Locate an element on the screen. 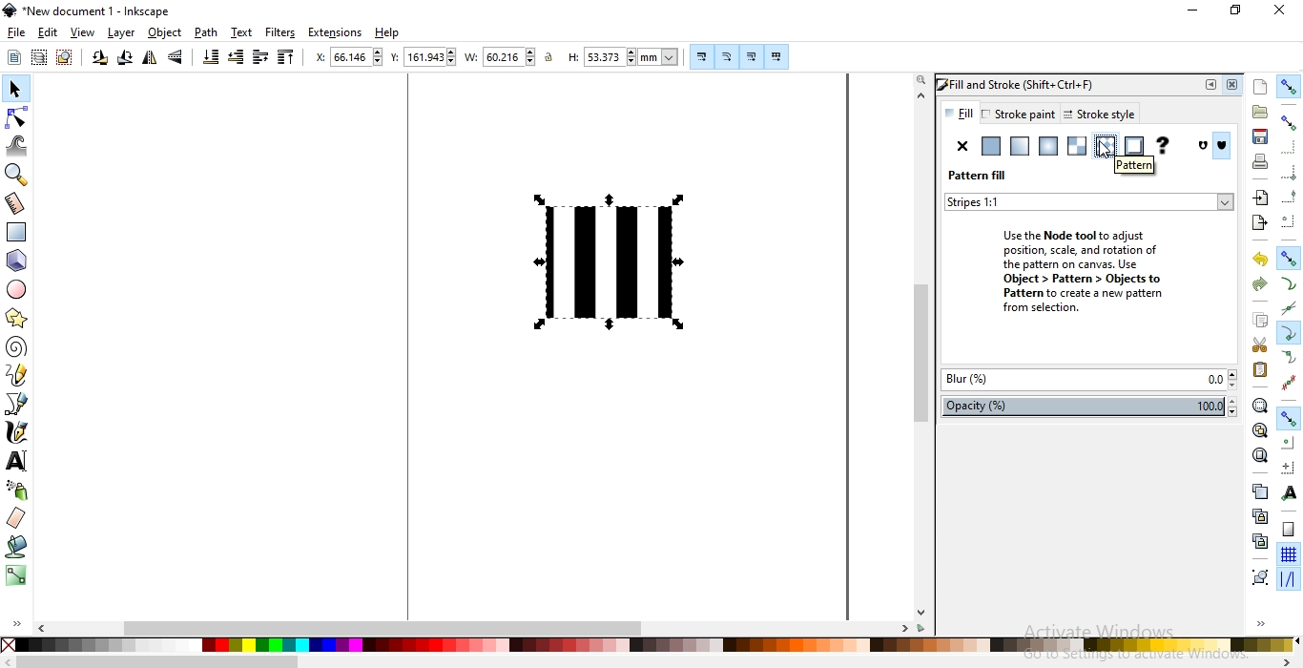 The width and height of the screenshot is (1303, 668). create stars and polygons is located at coordinates (15, 320).